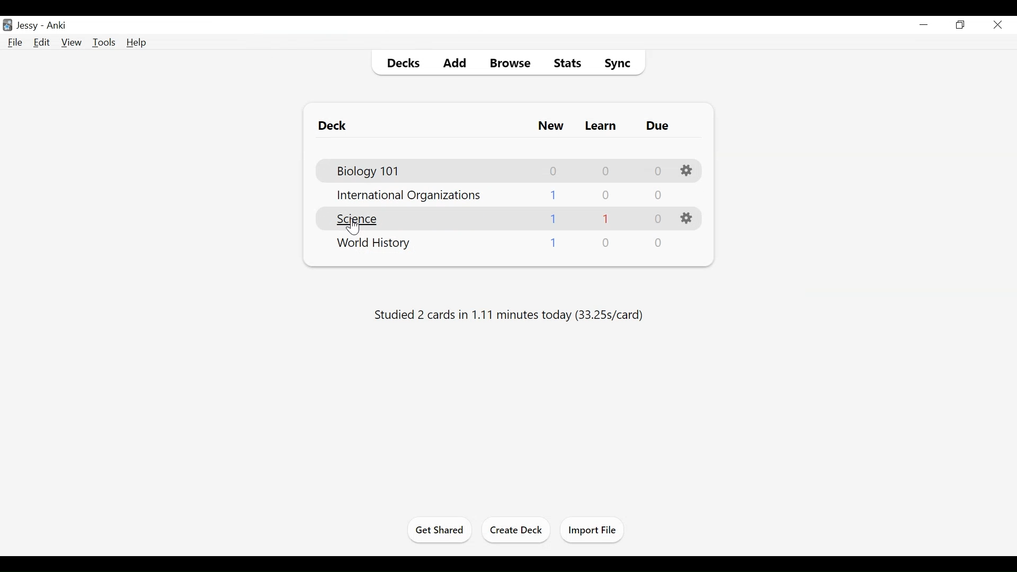 The image size is (1017, 572). Describe the element at coordinates (606, 195) in the screenshot. I see `Learn Cards Count` at that location.